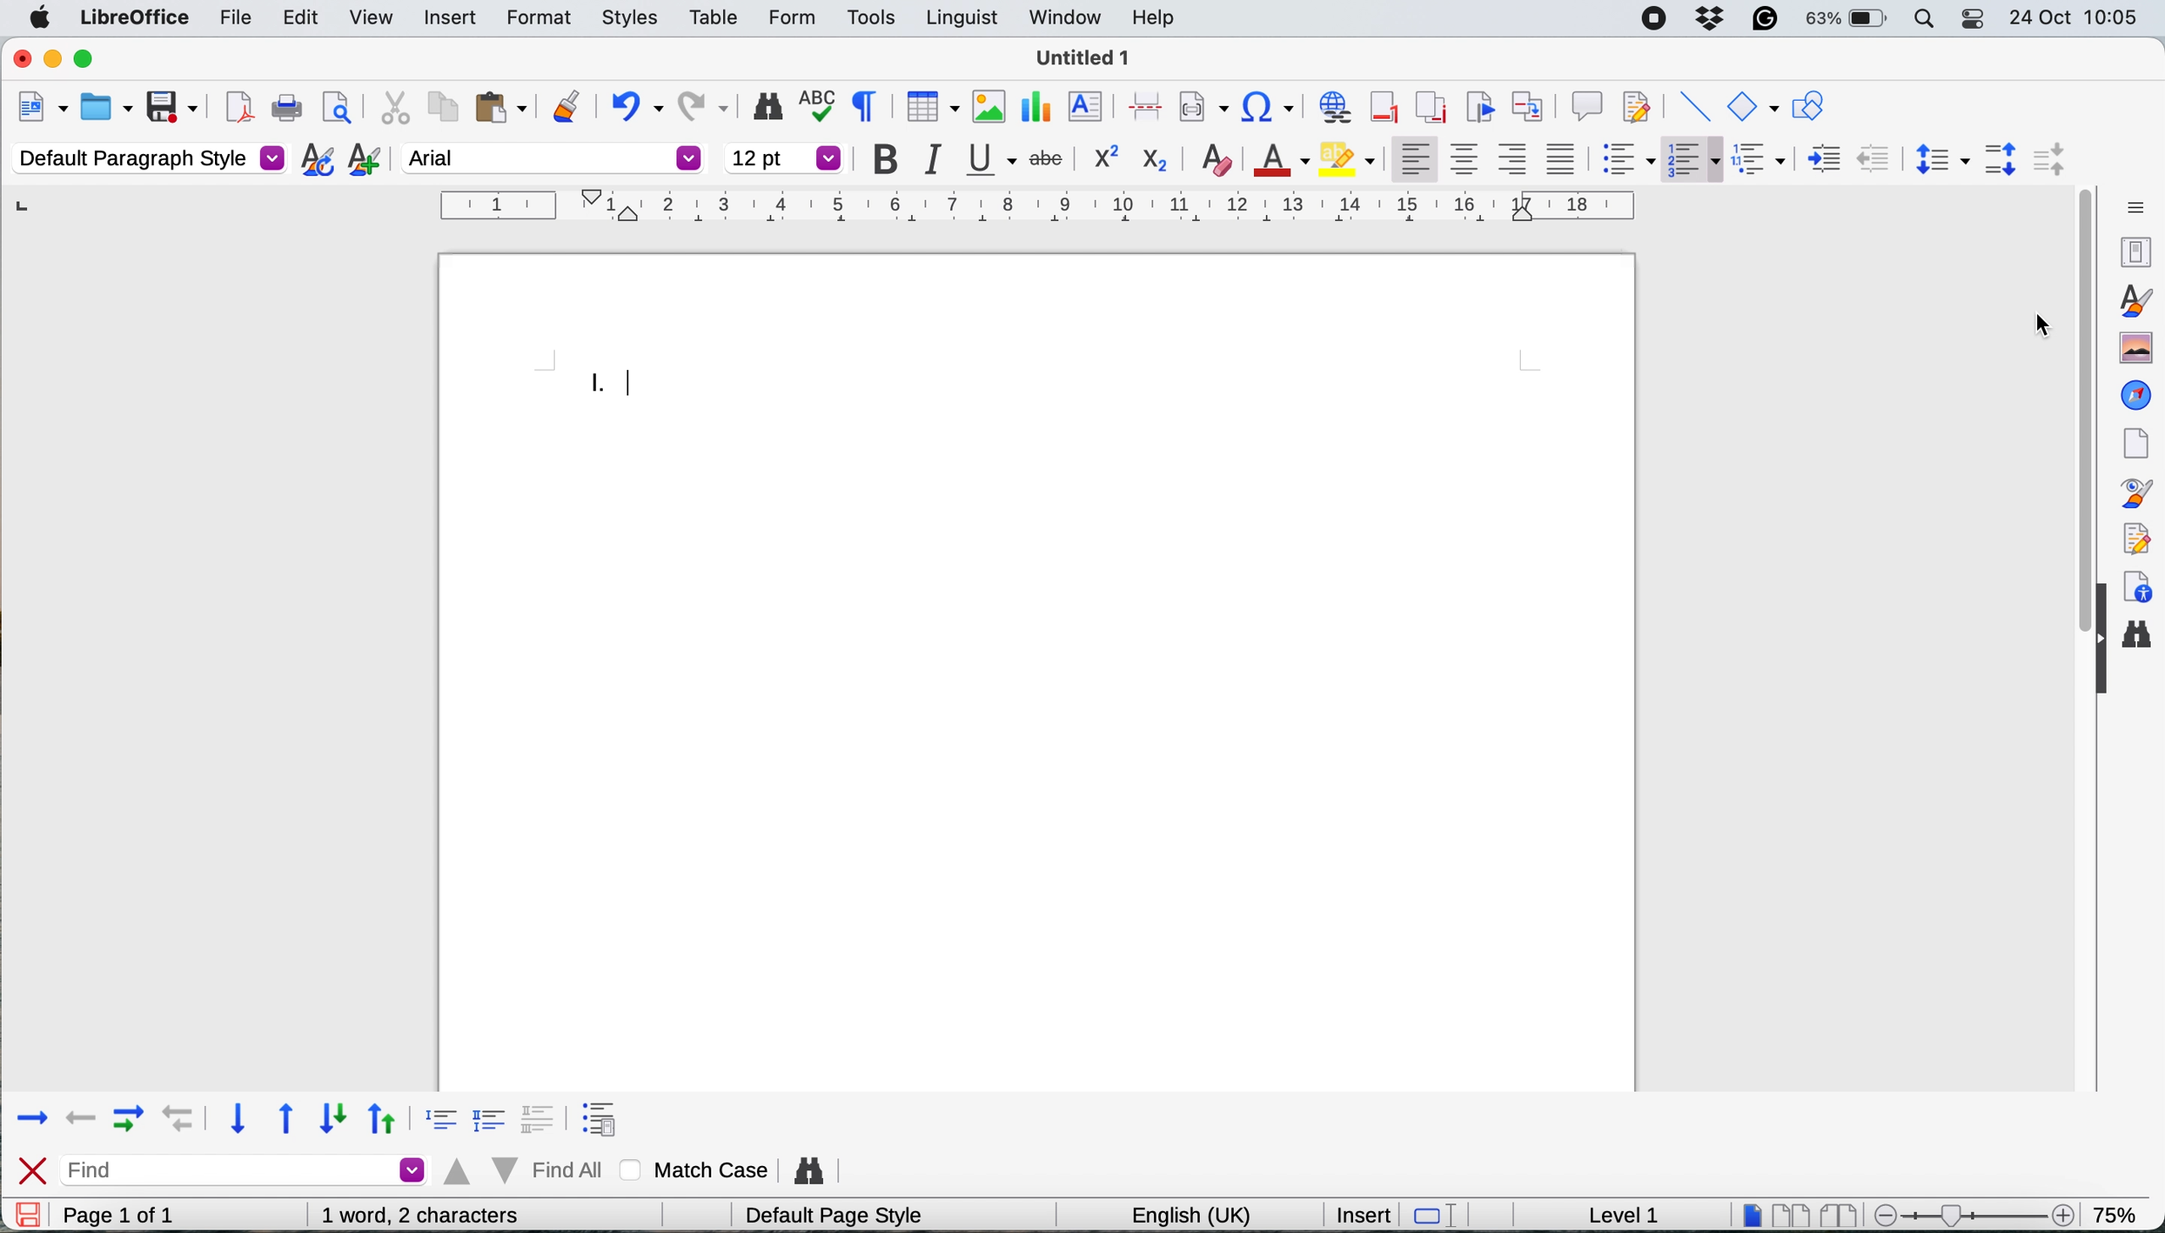 The width and height of the screenshot is (2165, 1233). I want to click on up, so click(384, 1115).